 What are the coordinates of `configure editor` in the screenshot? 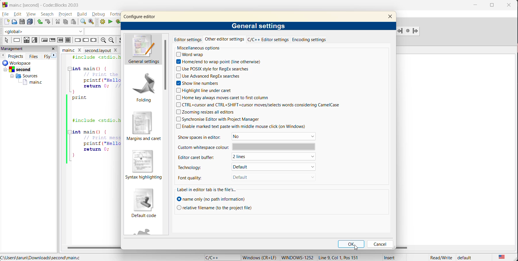 It's located at (140, 17).